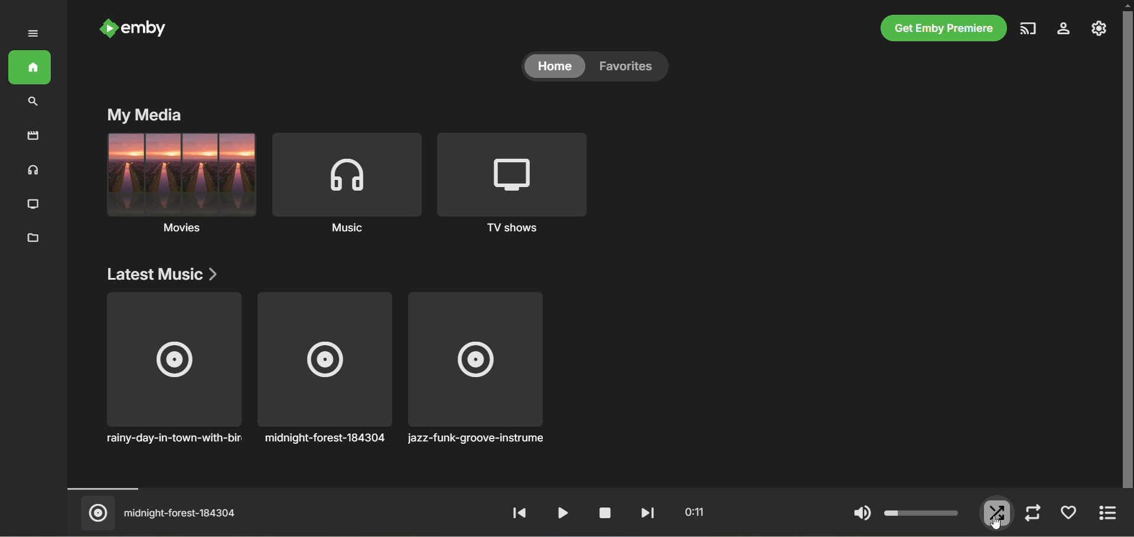  What do you see at coordinates (584, 489) in the screenshot?
I see `timeline` at bounding box center [584, 489].